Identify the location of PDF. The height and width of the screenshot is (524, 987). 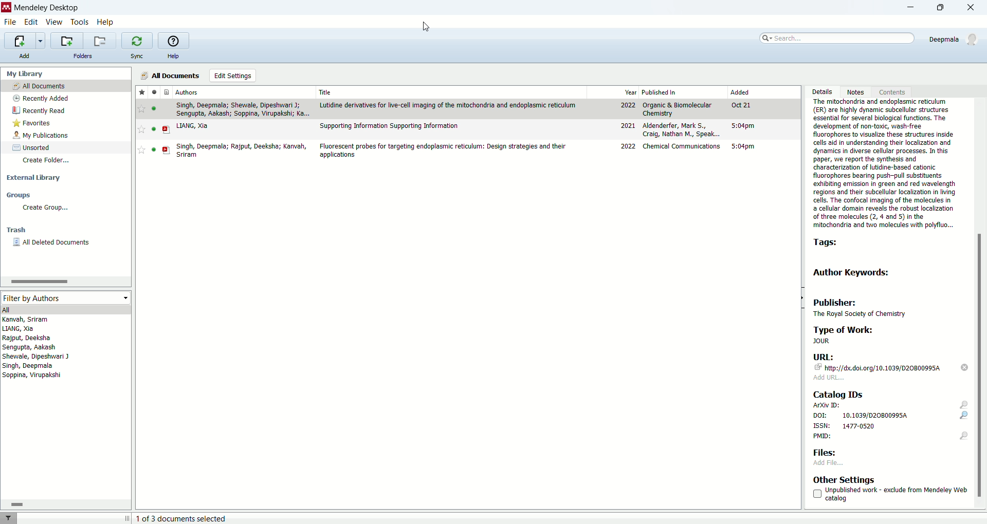
(167, 130).